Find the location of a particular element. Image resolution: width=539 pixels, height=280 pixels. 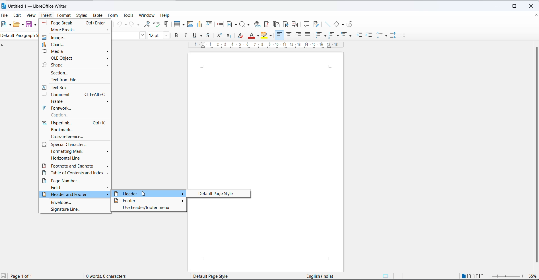

save is located at coordinates (28, 24).